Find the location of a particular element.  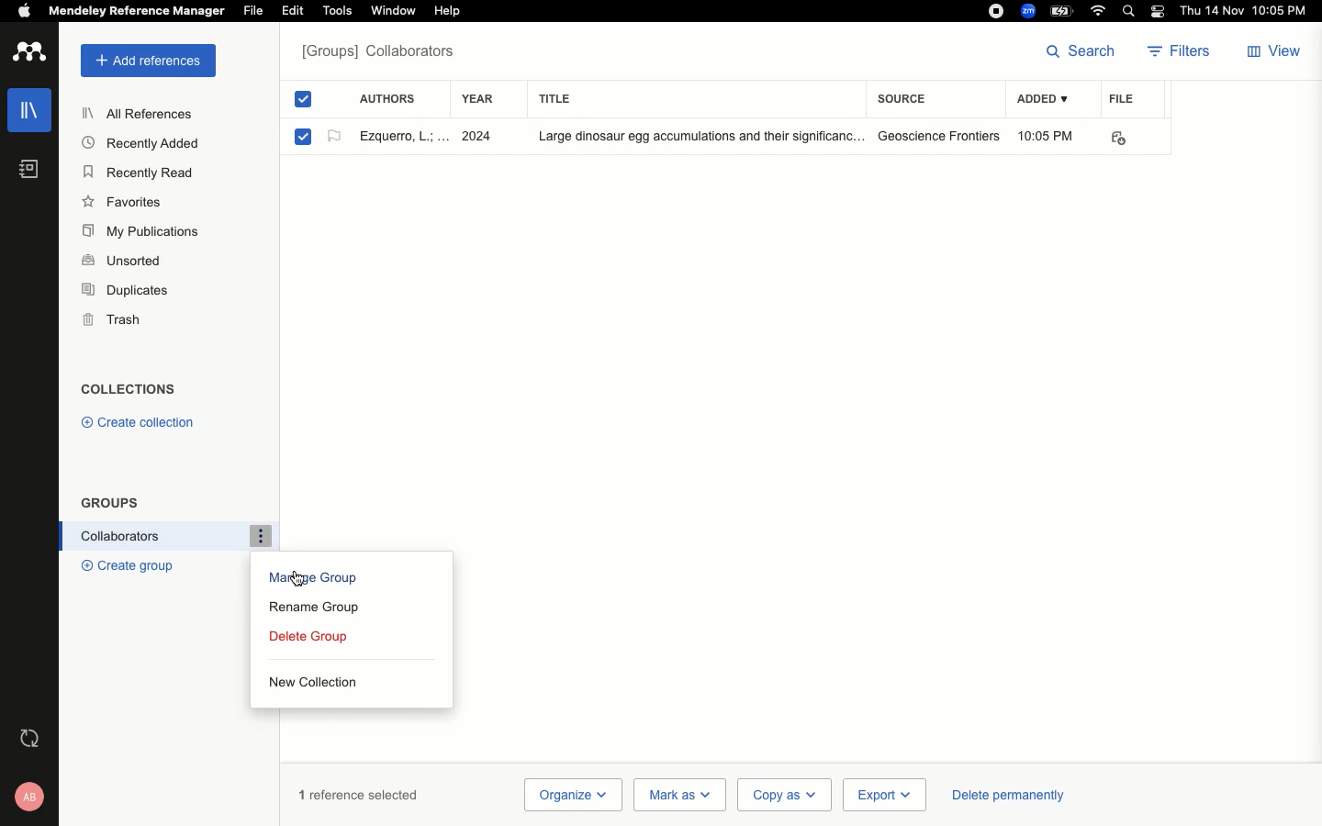

Manage group is located at coordinates (313, 582).